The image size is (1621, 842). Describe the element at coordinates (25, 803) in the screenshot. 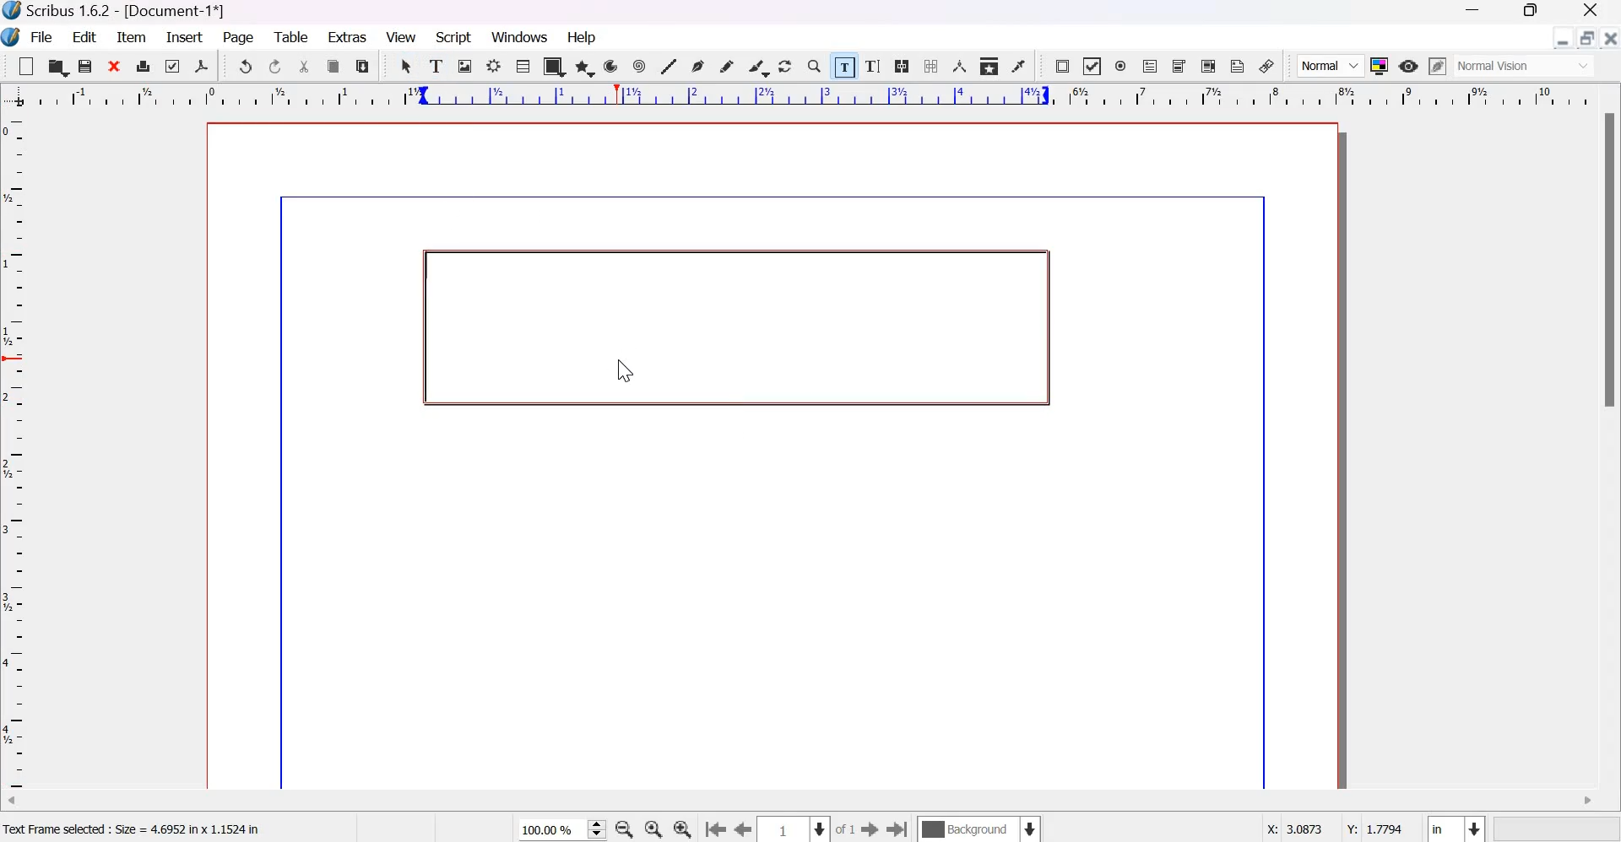

I see `Scroll left` at that location.